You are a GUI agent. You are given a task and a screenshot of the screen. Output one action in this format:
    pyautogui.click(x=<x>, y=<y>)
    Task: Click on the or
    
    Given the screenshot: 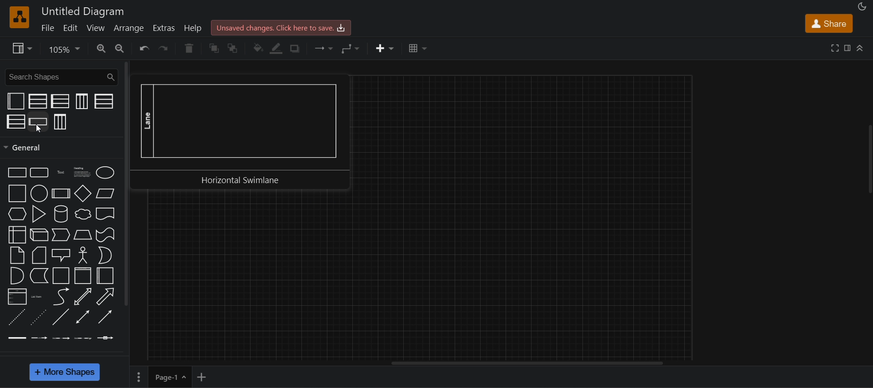 What is the action you would take?
    pyautogui.click(x=105, y=255)
    